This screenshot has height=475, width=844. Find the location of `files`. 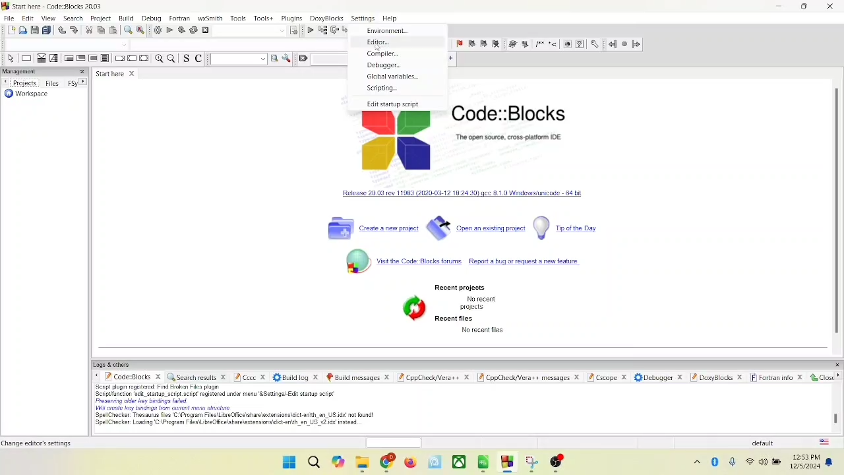

files is located at coordinates (53, 84).